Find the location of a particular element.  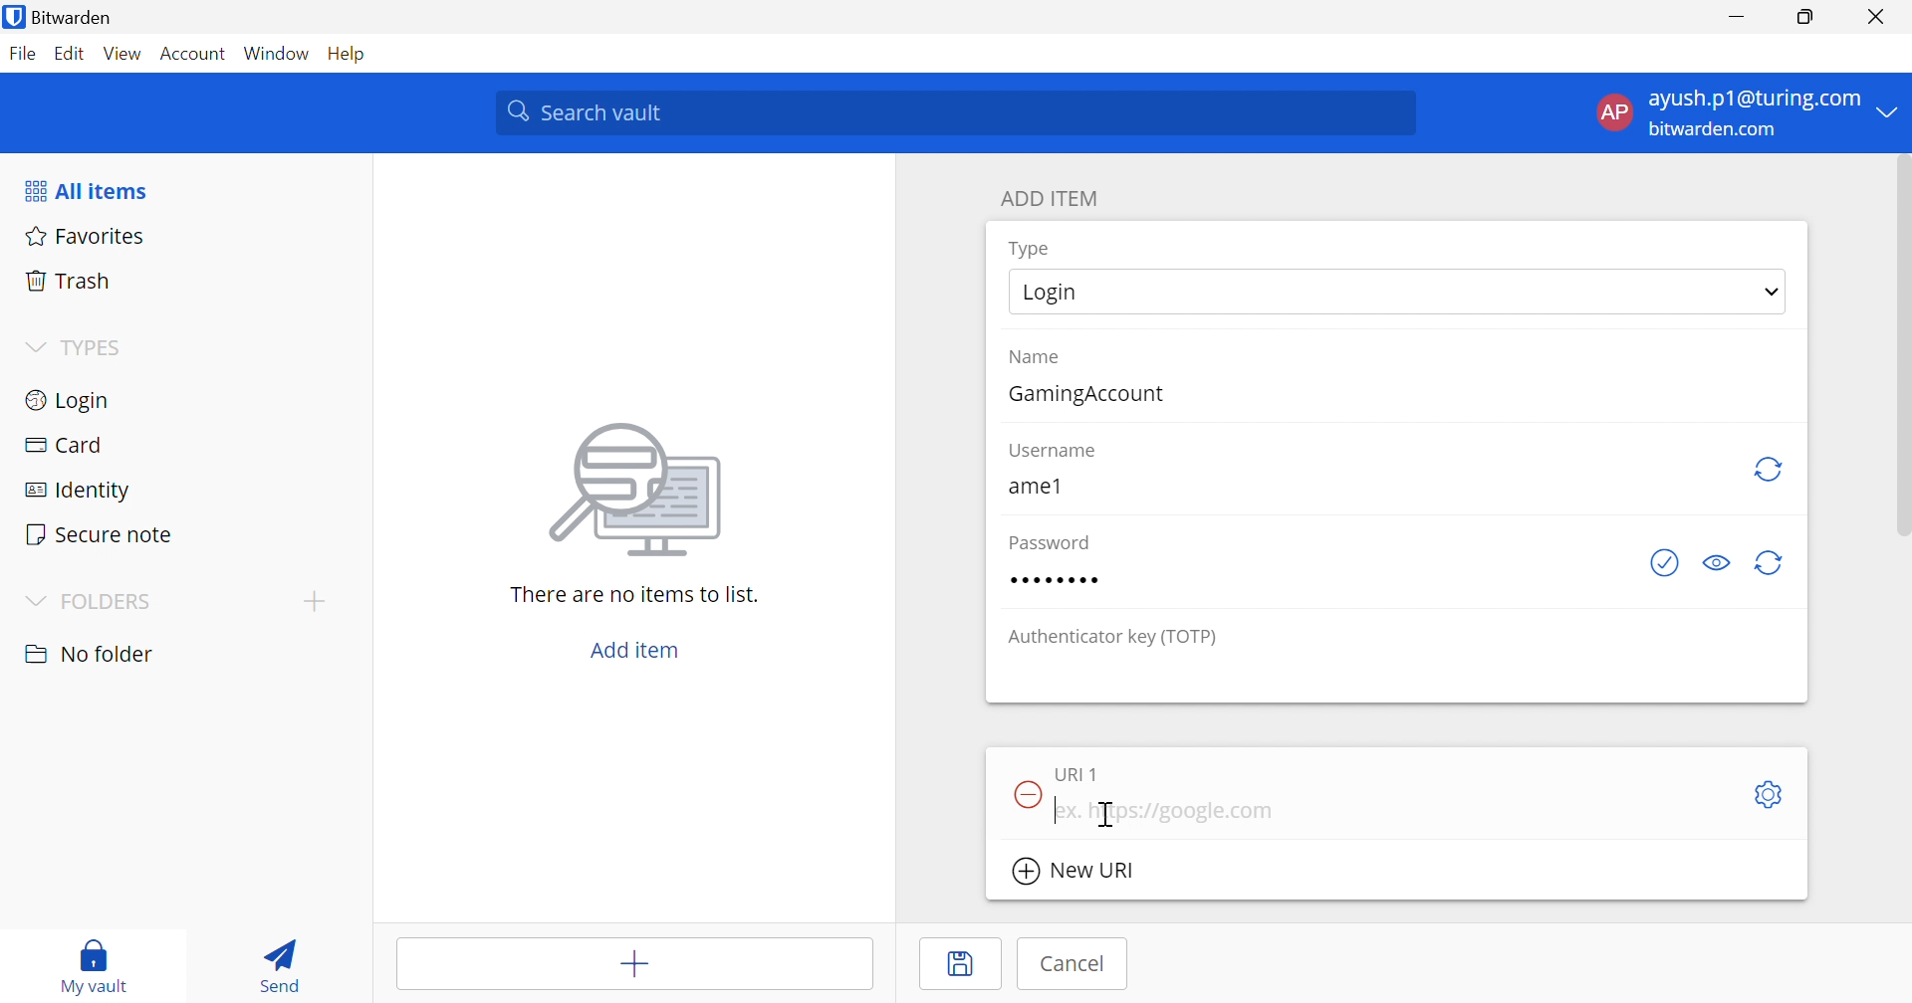

Typing Cursor is located at coordinates (1059, 808).